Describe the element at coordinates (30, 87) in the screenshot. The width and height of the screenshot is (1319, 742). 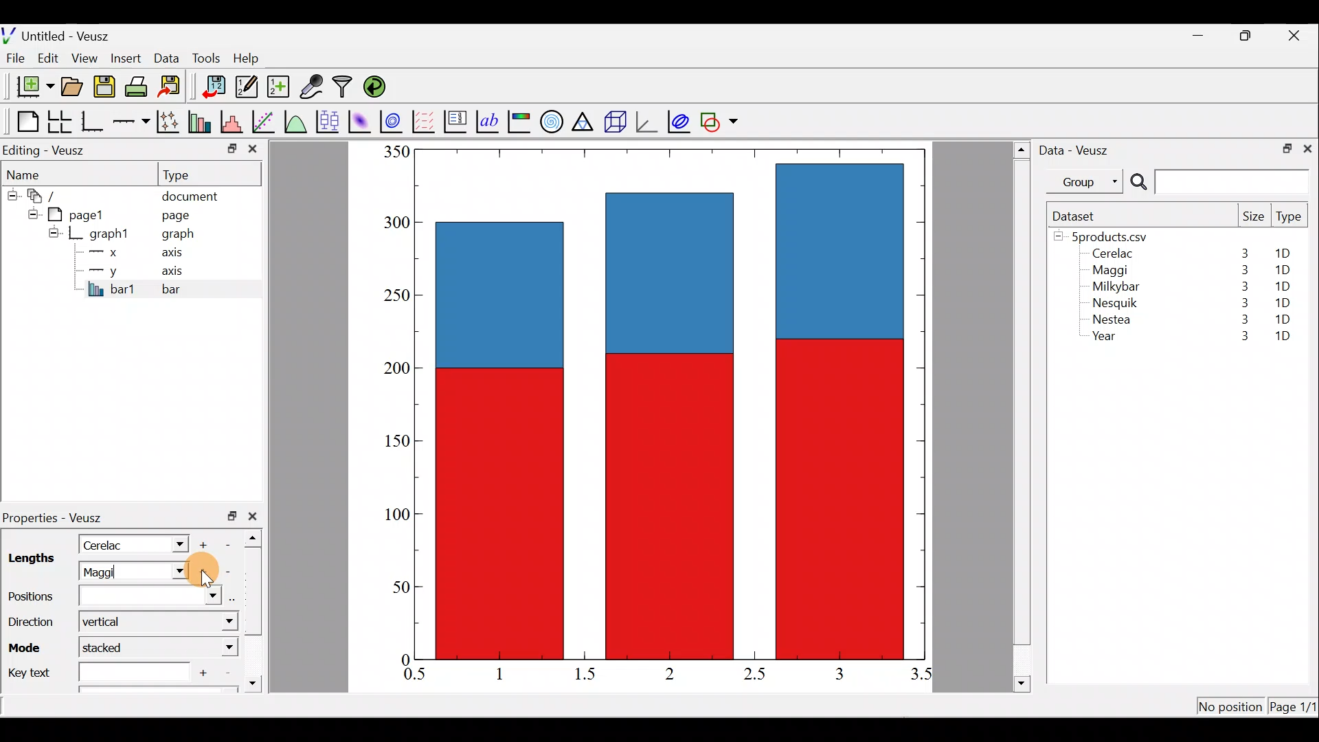
I see `New document` at that location.